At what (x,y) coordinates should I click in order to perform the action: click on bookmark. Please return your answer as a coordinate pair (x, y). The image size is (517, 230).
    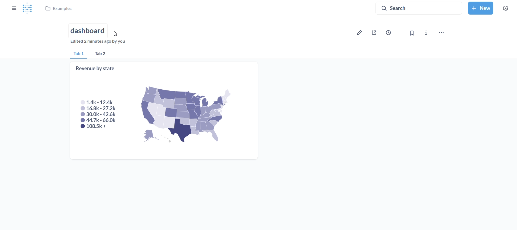
    Looking at the image, I should click on (410, 33).